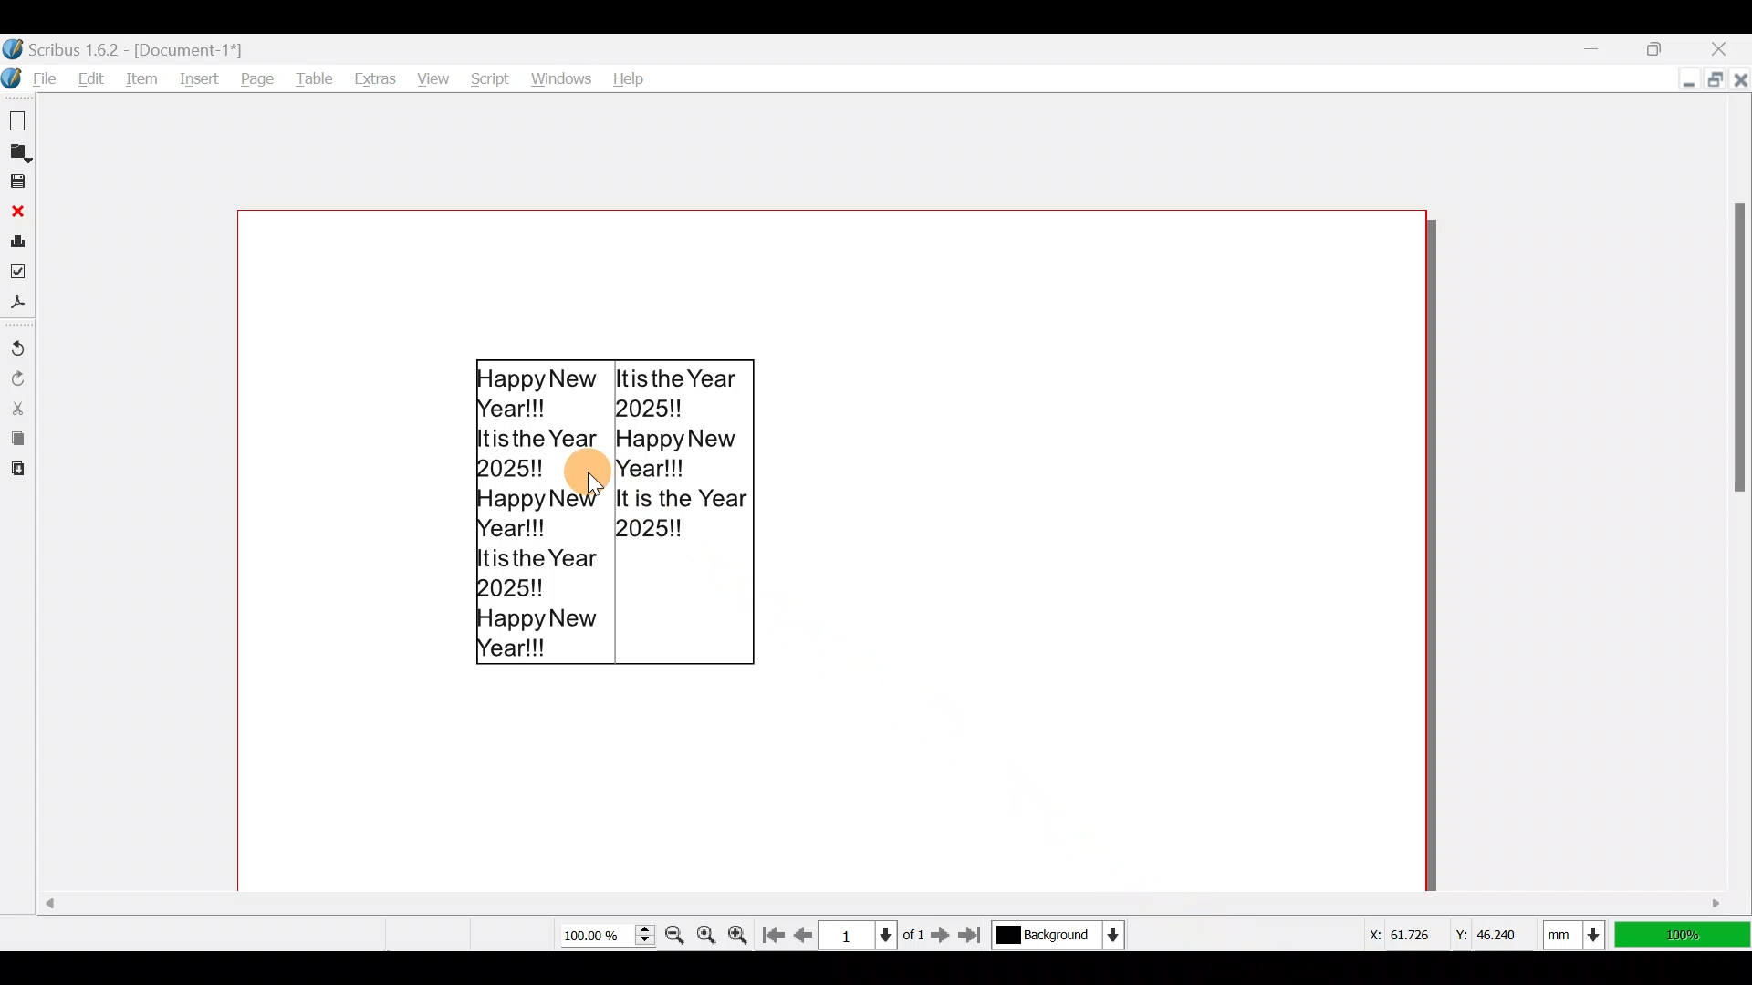 The image size is (1752, 985). What do you see at coordinates (20, 119) in the screenshot?
I see `New` at bounding box center [20, 119].